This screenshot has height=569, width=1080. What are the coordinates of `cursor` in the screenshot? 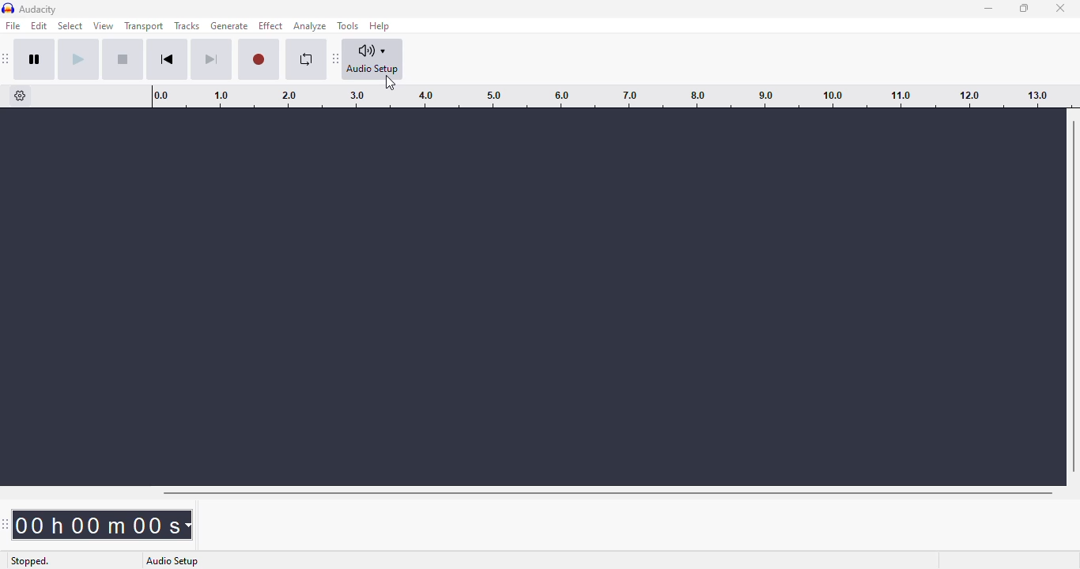 It's located at (390, 84).